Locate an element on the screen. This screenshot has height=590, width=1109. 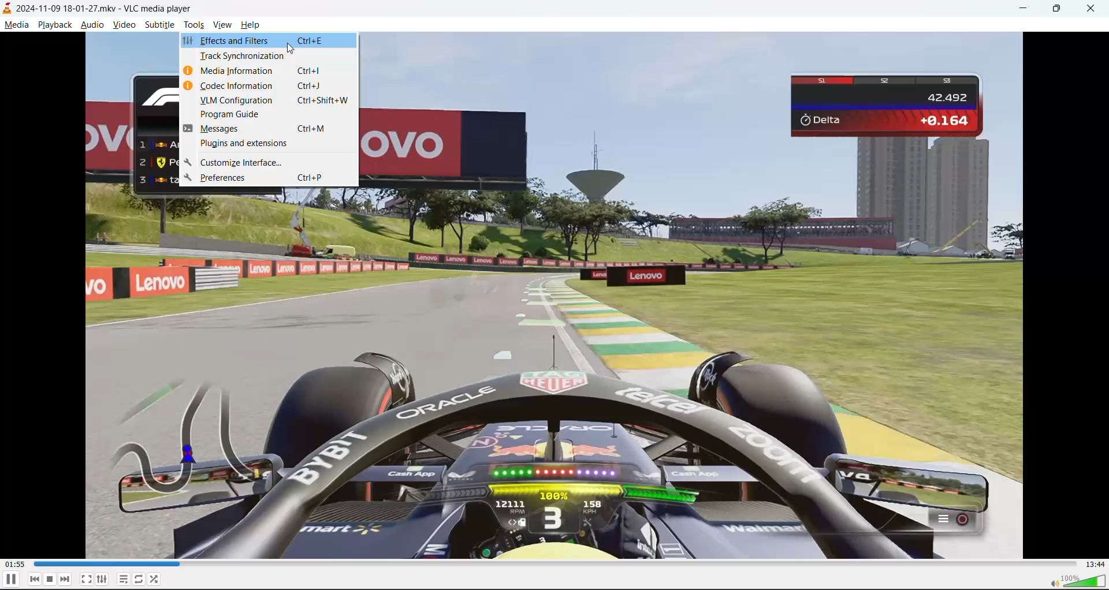
track and app name is located at coordinates (98, 7).